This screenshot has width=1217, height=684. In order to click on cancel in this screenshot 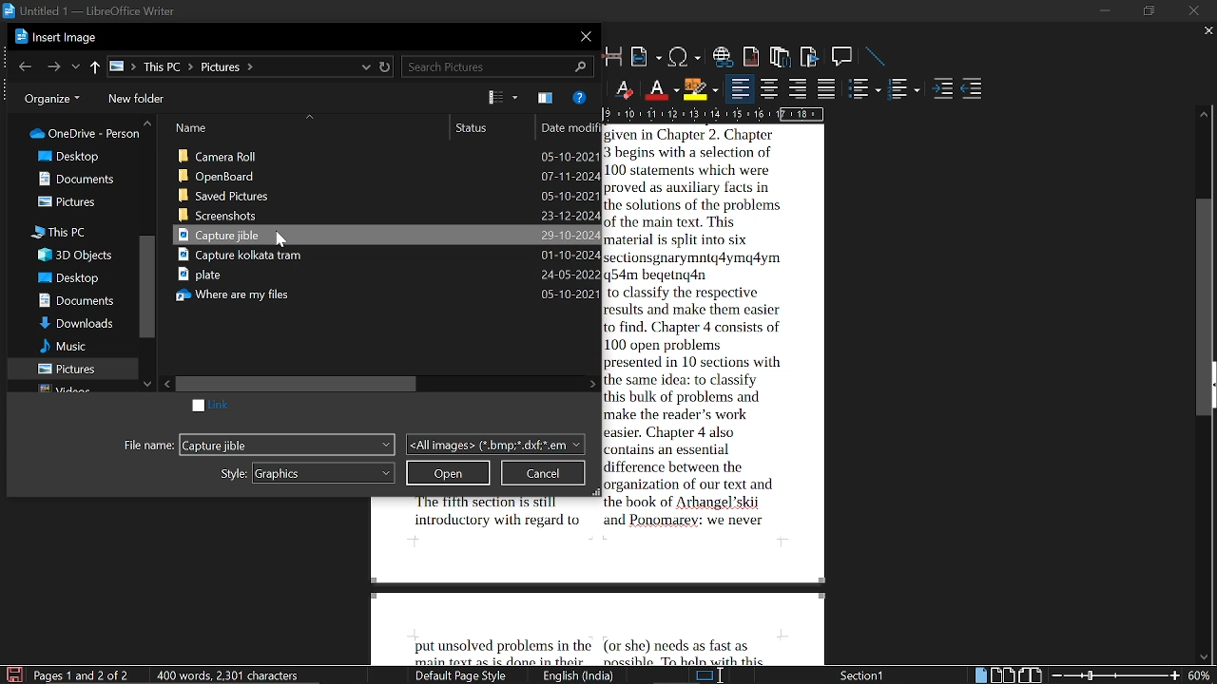, I will do `click(546, 473)`.